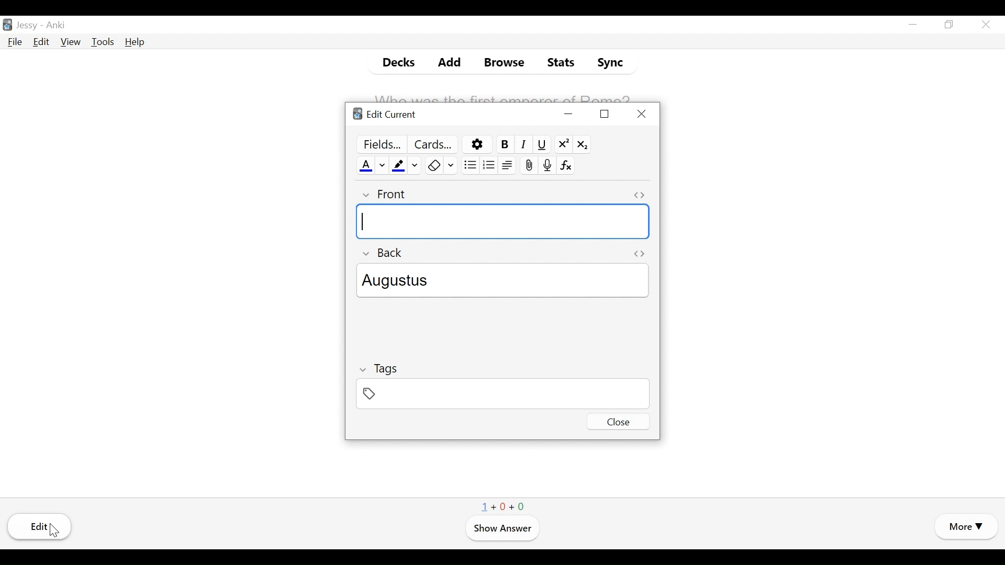  What do you see at coordinates (432, 165) in the screenshot?
I see `Remove Formatting` at bounding box center [432, 165].